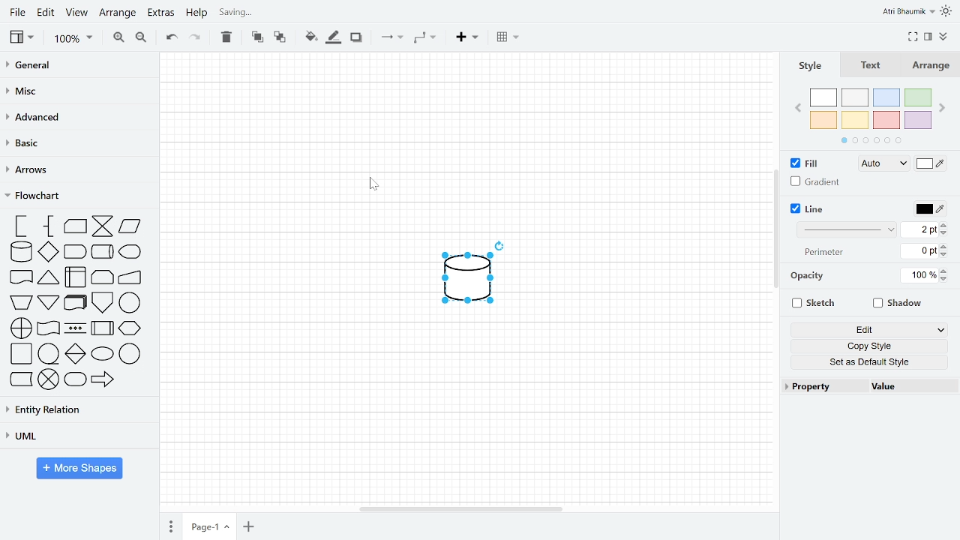 The width and height of the screenshot is (960, 540). Describe the element at coordinates (877, 139) in the screenshot. I see `pages in colors` at that location.